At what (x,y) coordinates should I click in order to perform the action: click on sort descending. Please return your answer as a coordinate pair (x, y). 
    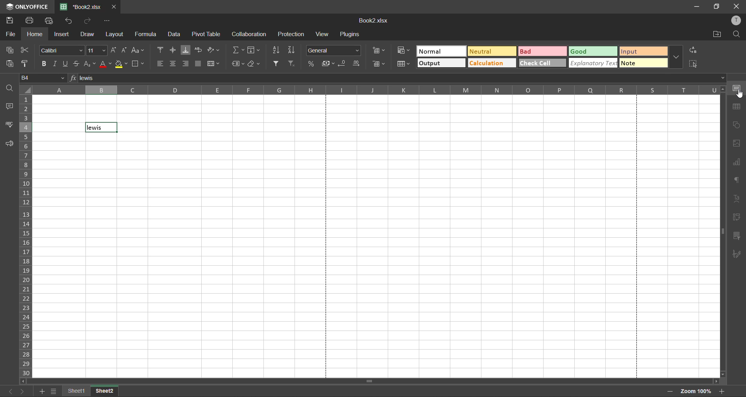
    Looking at the image, I should click on (293, 50).